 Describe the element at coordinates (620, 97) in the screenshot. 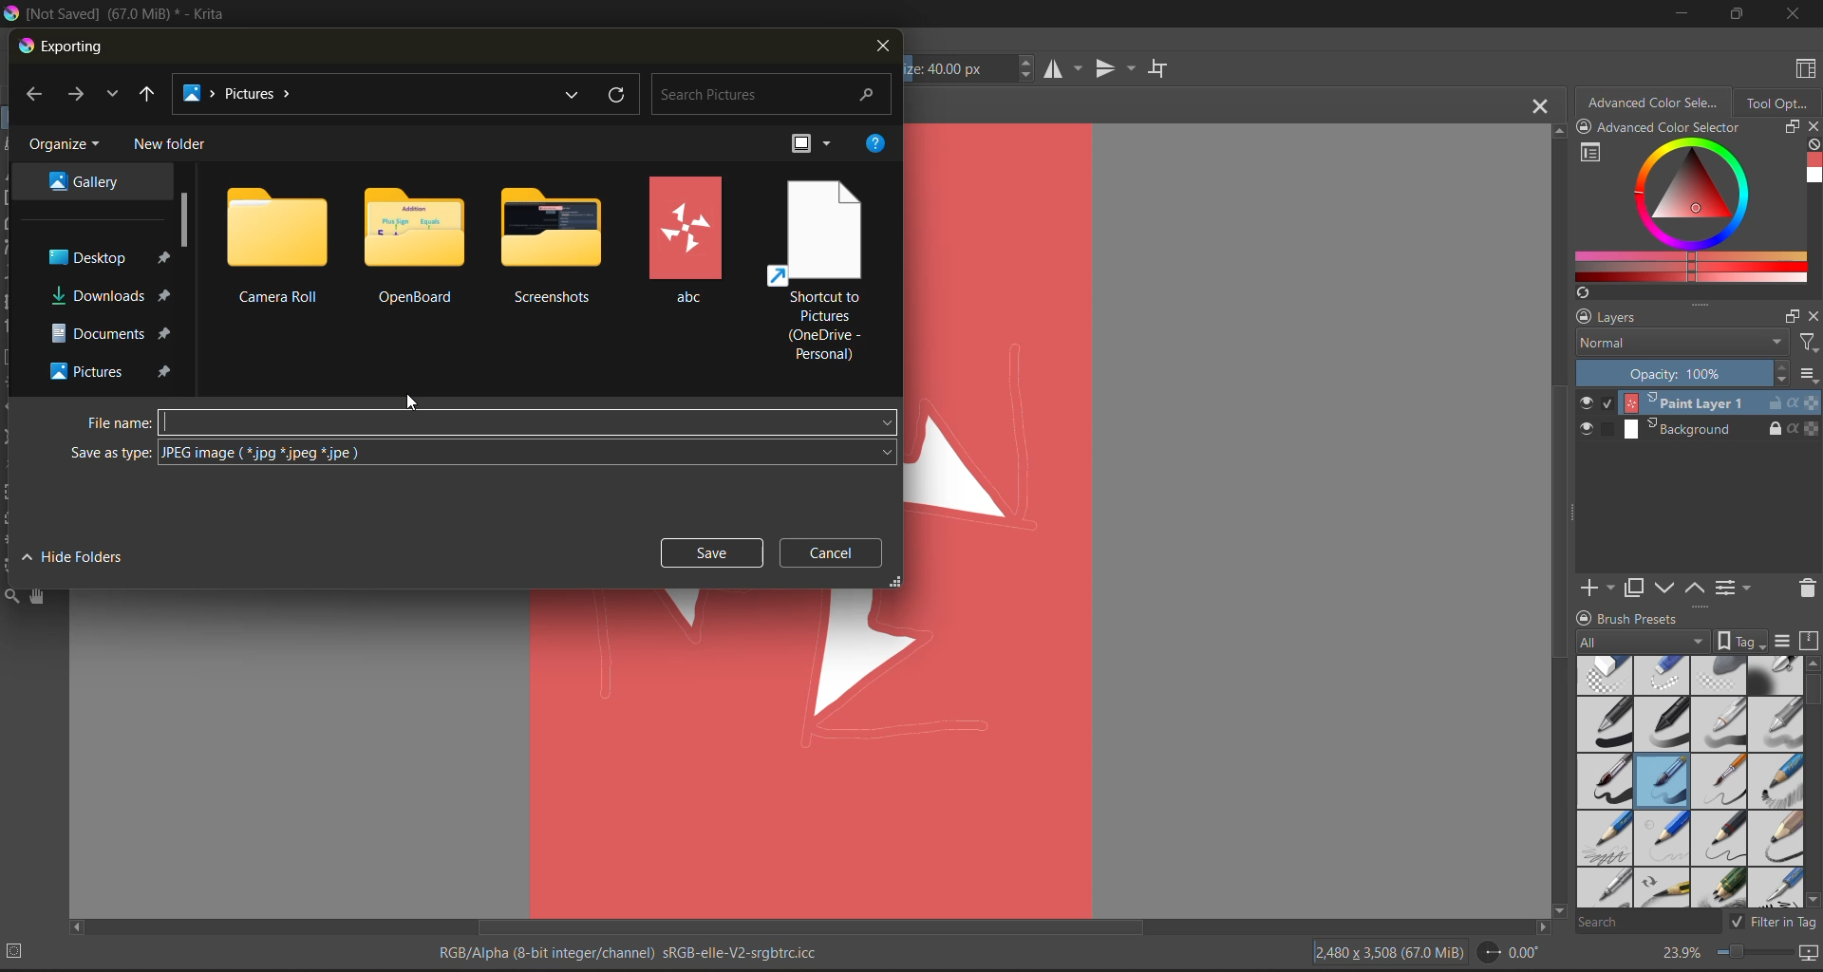

I see `refresh` at that location.